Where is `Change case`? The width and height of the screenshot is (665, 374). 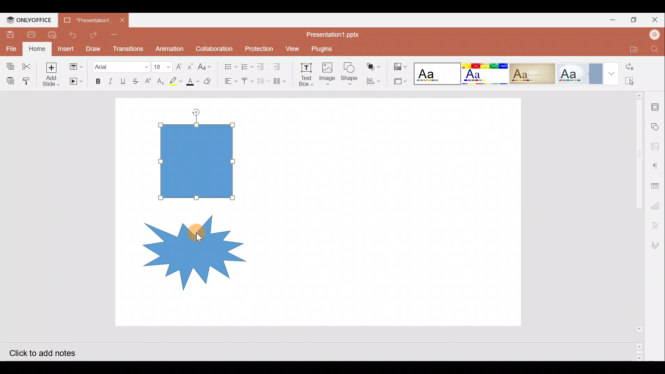
Change case is located at coordinates (206, 66).